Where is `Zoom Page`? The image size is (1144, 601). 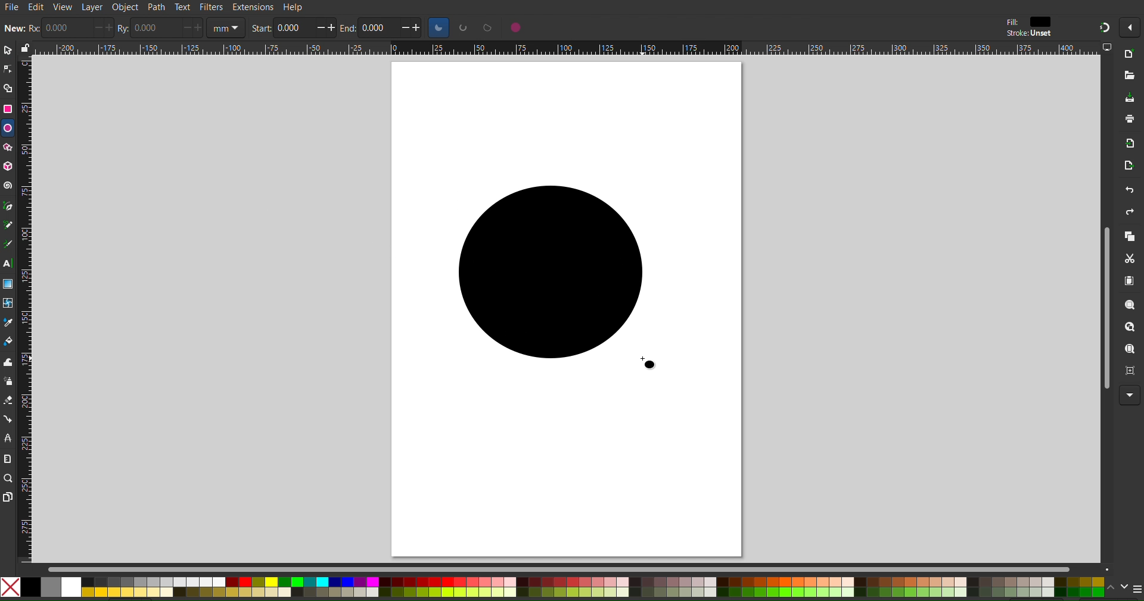
Zoom Page is located at coordinates (1129, 349).